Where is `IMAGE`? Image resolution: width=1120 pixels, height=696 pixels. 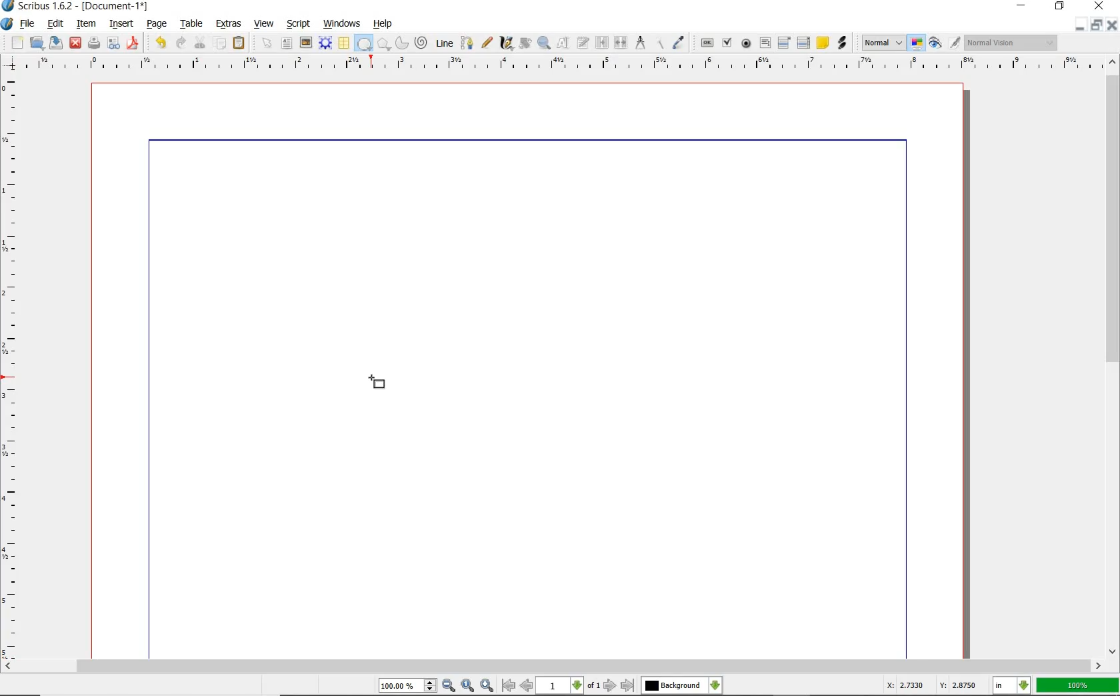
IMAGE is located at coordinates (305, 42).